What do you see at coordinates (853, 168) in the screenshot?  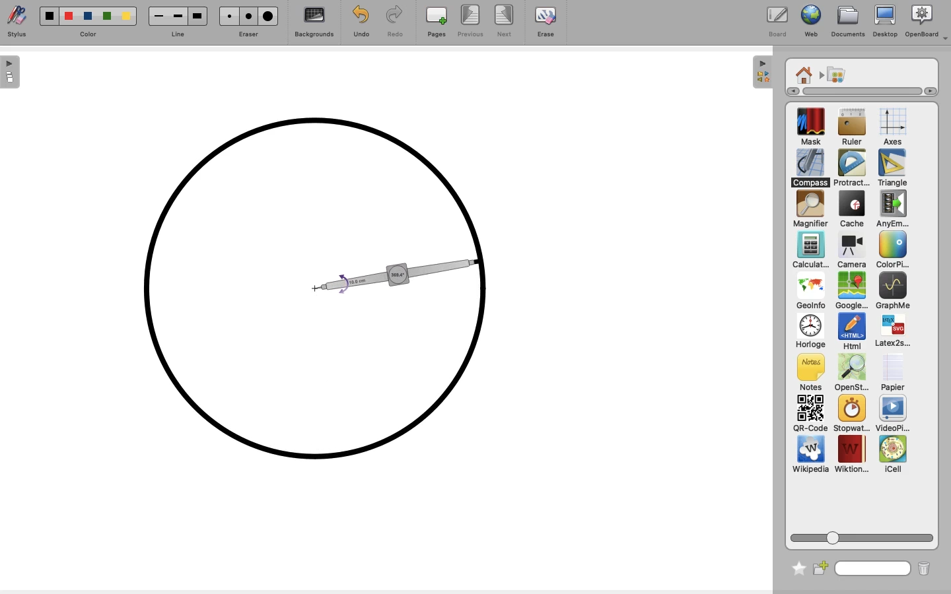 I see `Protractor` at bounding box center [853, 168].